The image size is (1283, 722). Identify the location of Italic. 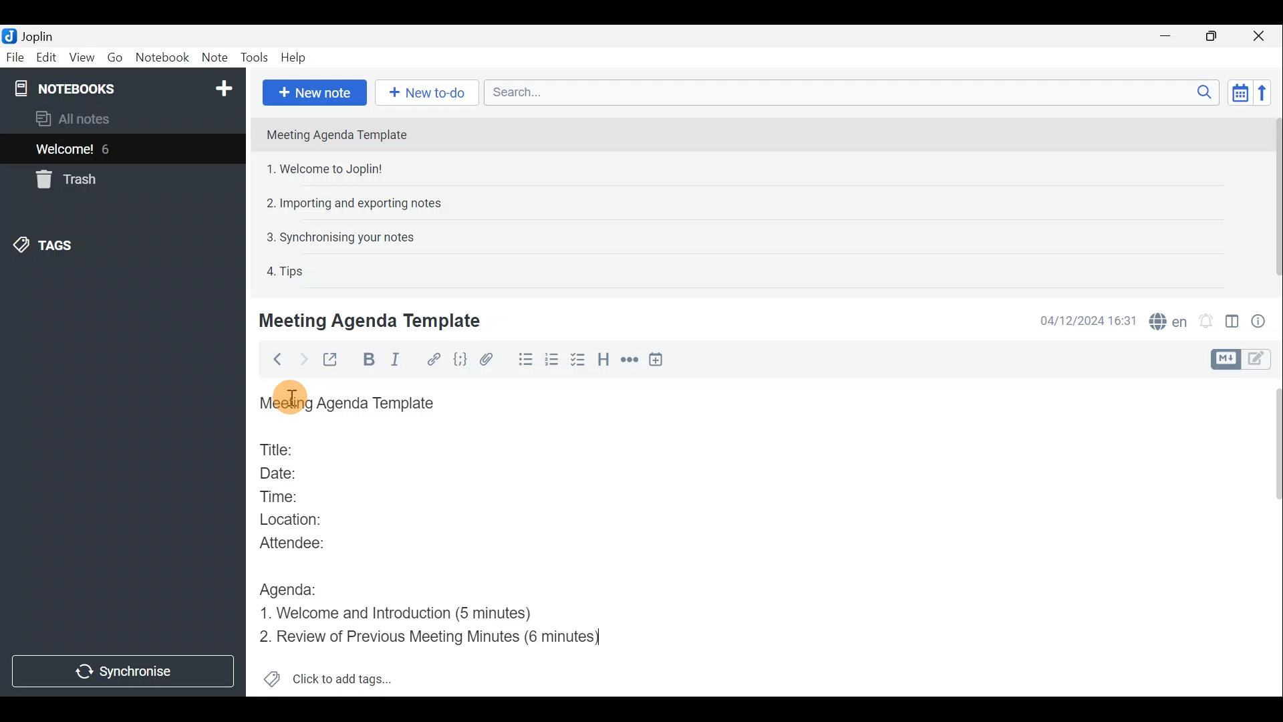
(402, 361).